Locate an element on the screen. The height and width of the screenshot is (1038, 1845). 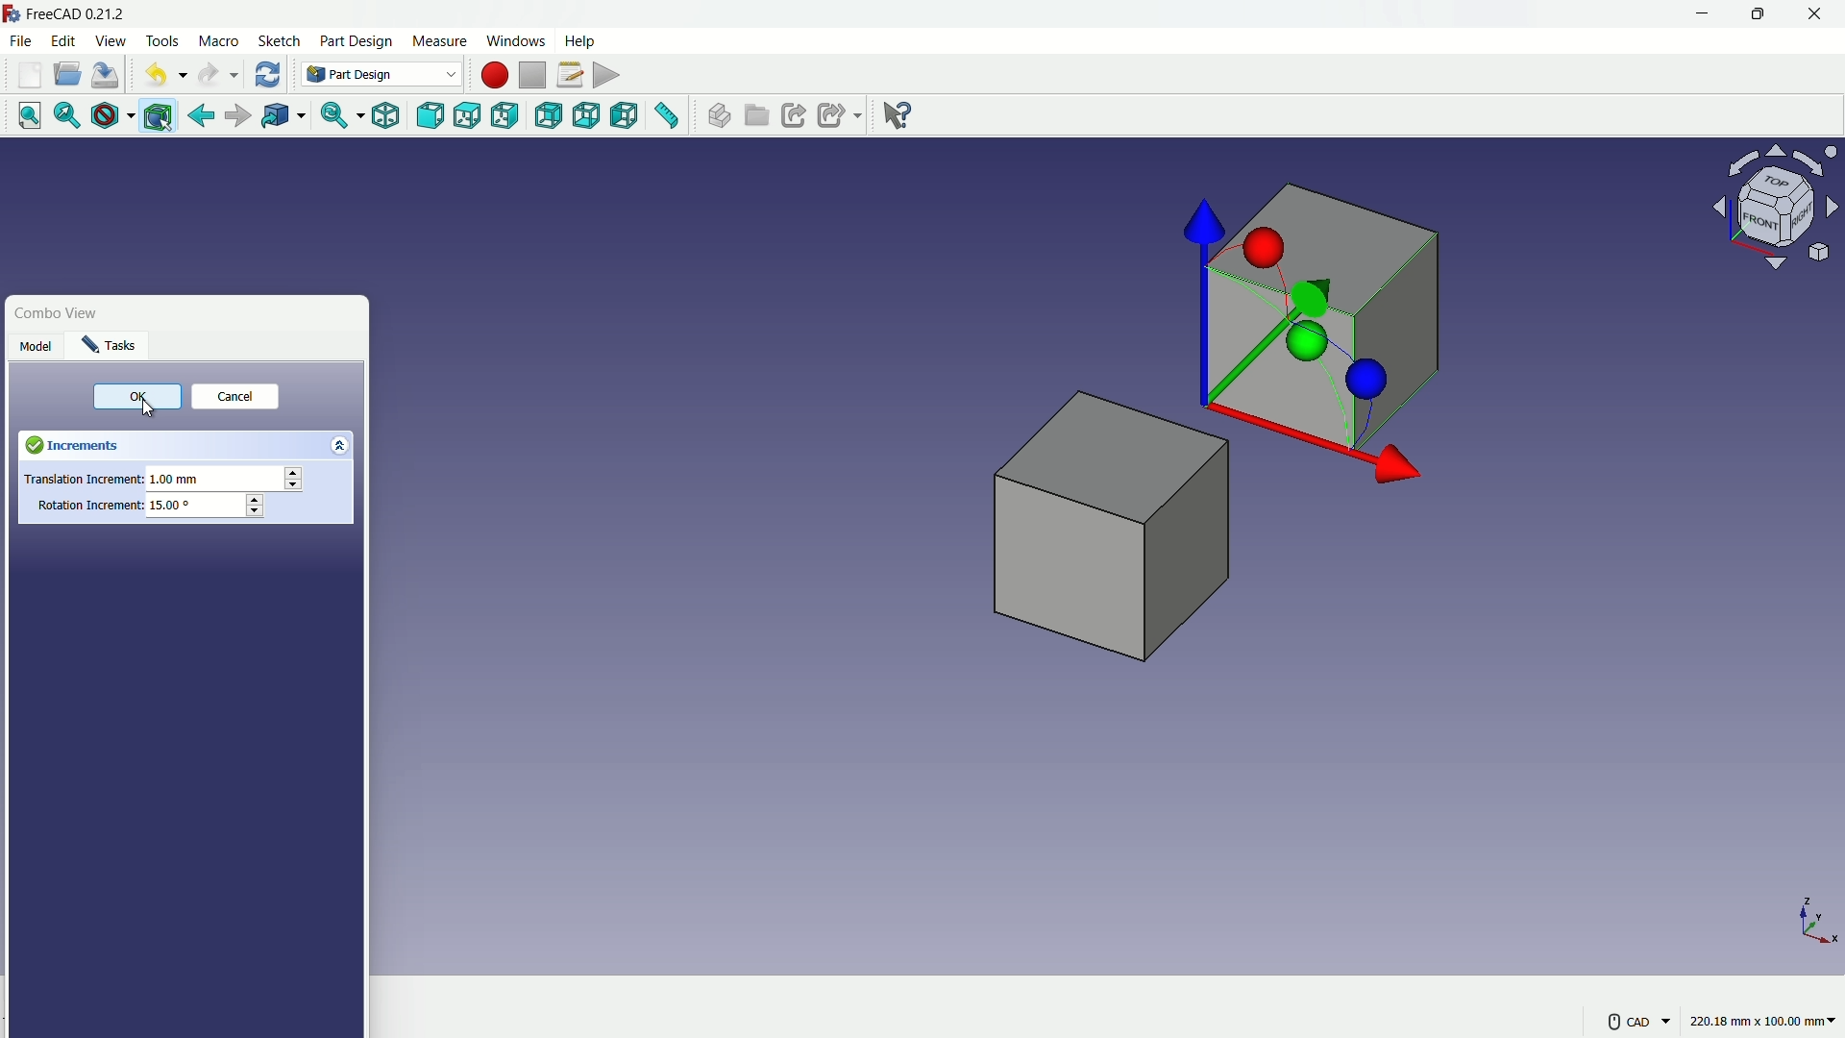
redo is located at coordinates (218, 75).